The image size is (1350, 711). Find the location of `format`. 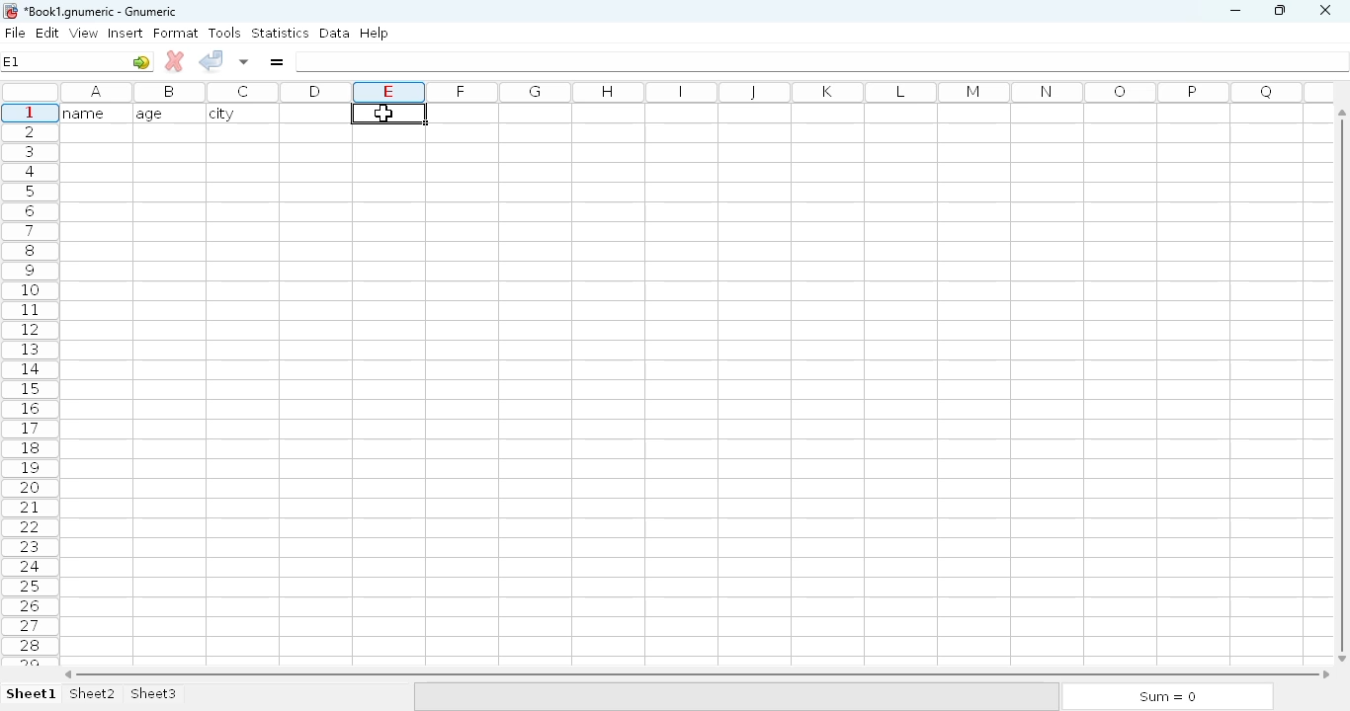

format is located at coordinates (176, 33).